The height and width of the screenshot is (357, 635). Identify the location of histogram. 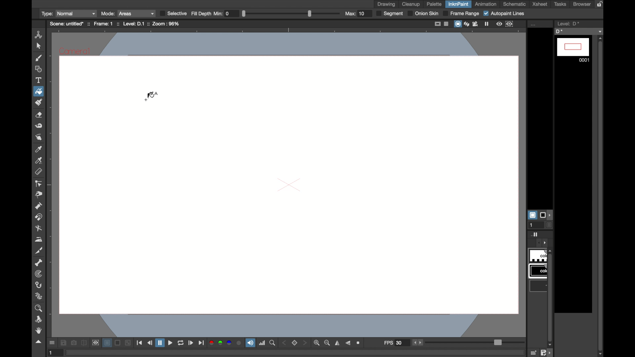
(262, 343).